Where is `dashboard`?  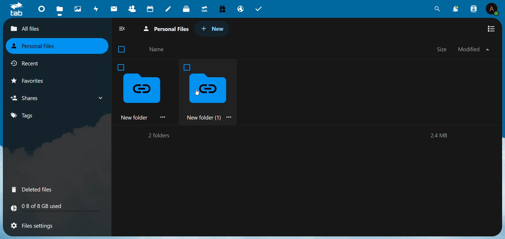
dashboard is located at coordinates (42, 8).